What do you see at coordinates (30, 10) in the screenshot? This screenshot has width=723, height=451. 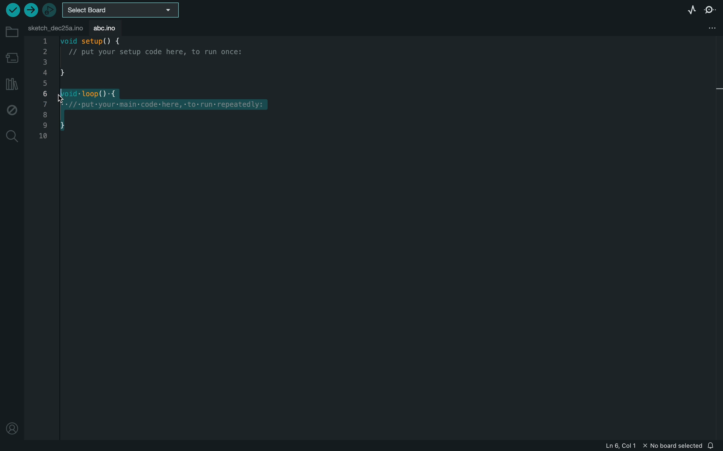 I see `upload ` at bounding box center [30, 10].